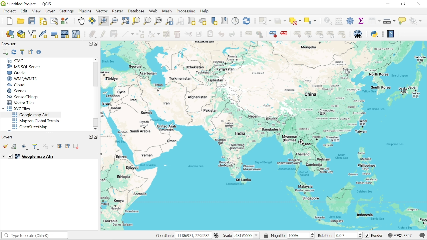  What do you see at coordinates (5, 52) in the screenshot?
I see `Add selected layer` at bounding box center [5, 52].